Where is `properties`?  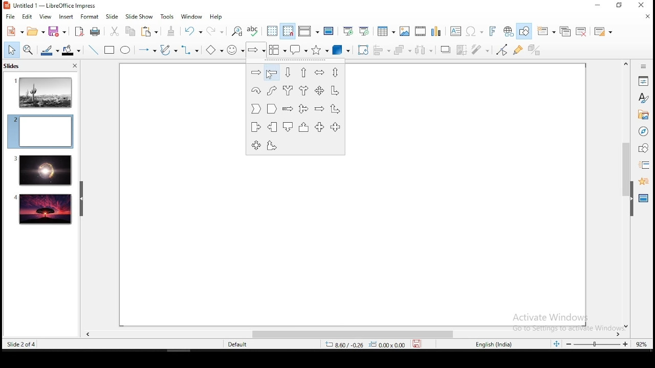
properties is located at coordinates (643, 80).